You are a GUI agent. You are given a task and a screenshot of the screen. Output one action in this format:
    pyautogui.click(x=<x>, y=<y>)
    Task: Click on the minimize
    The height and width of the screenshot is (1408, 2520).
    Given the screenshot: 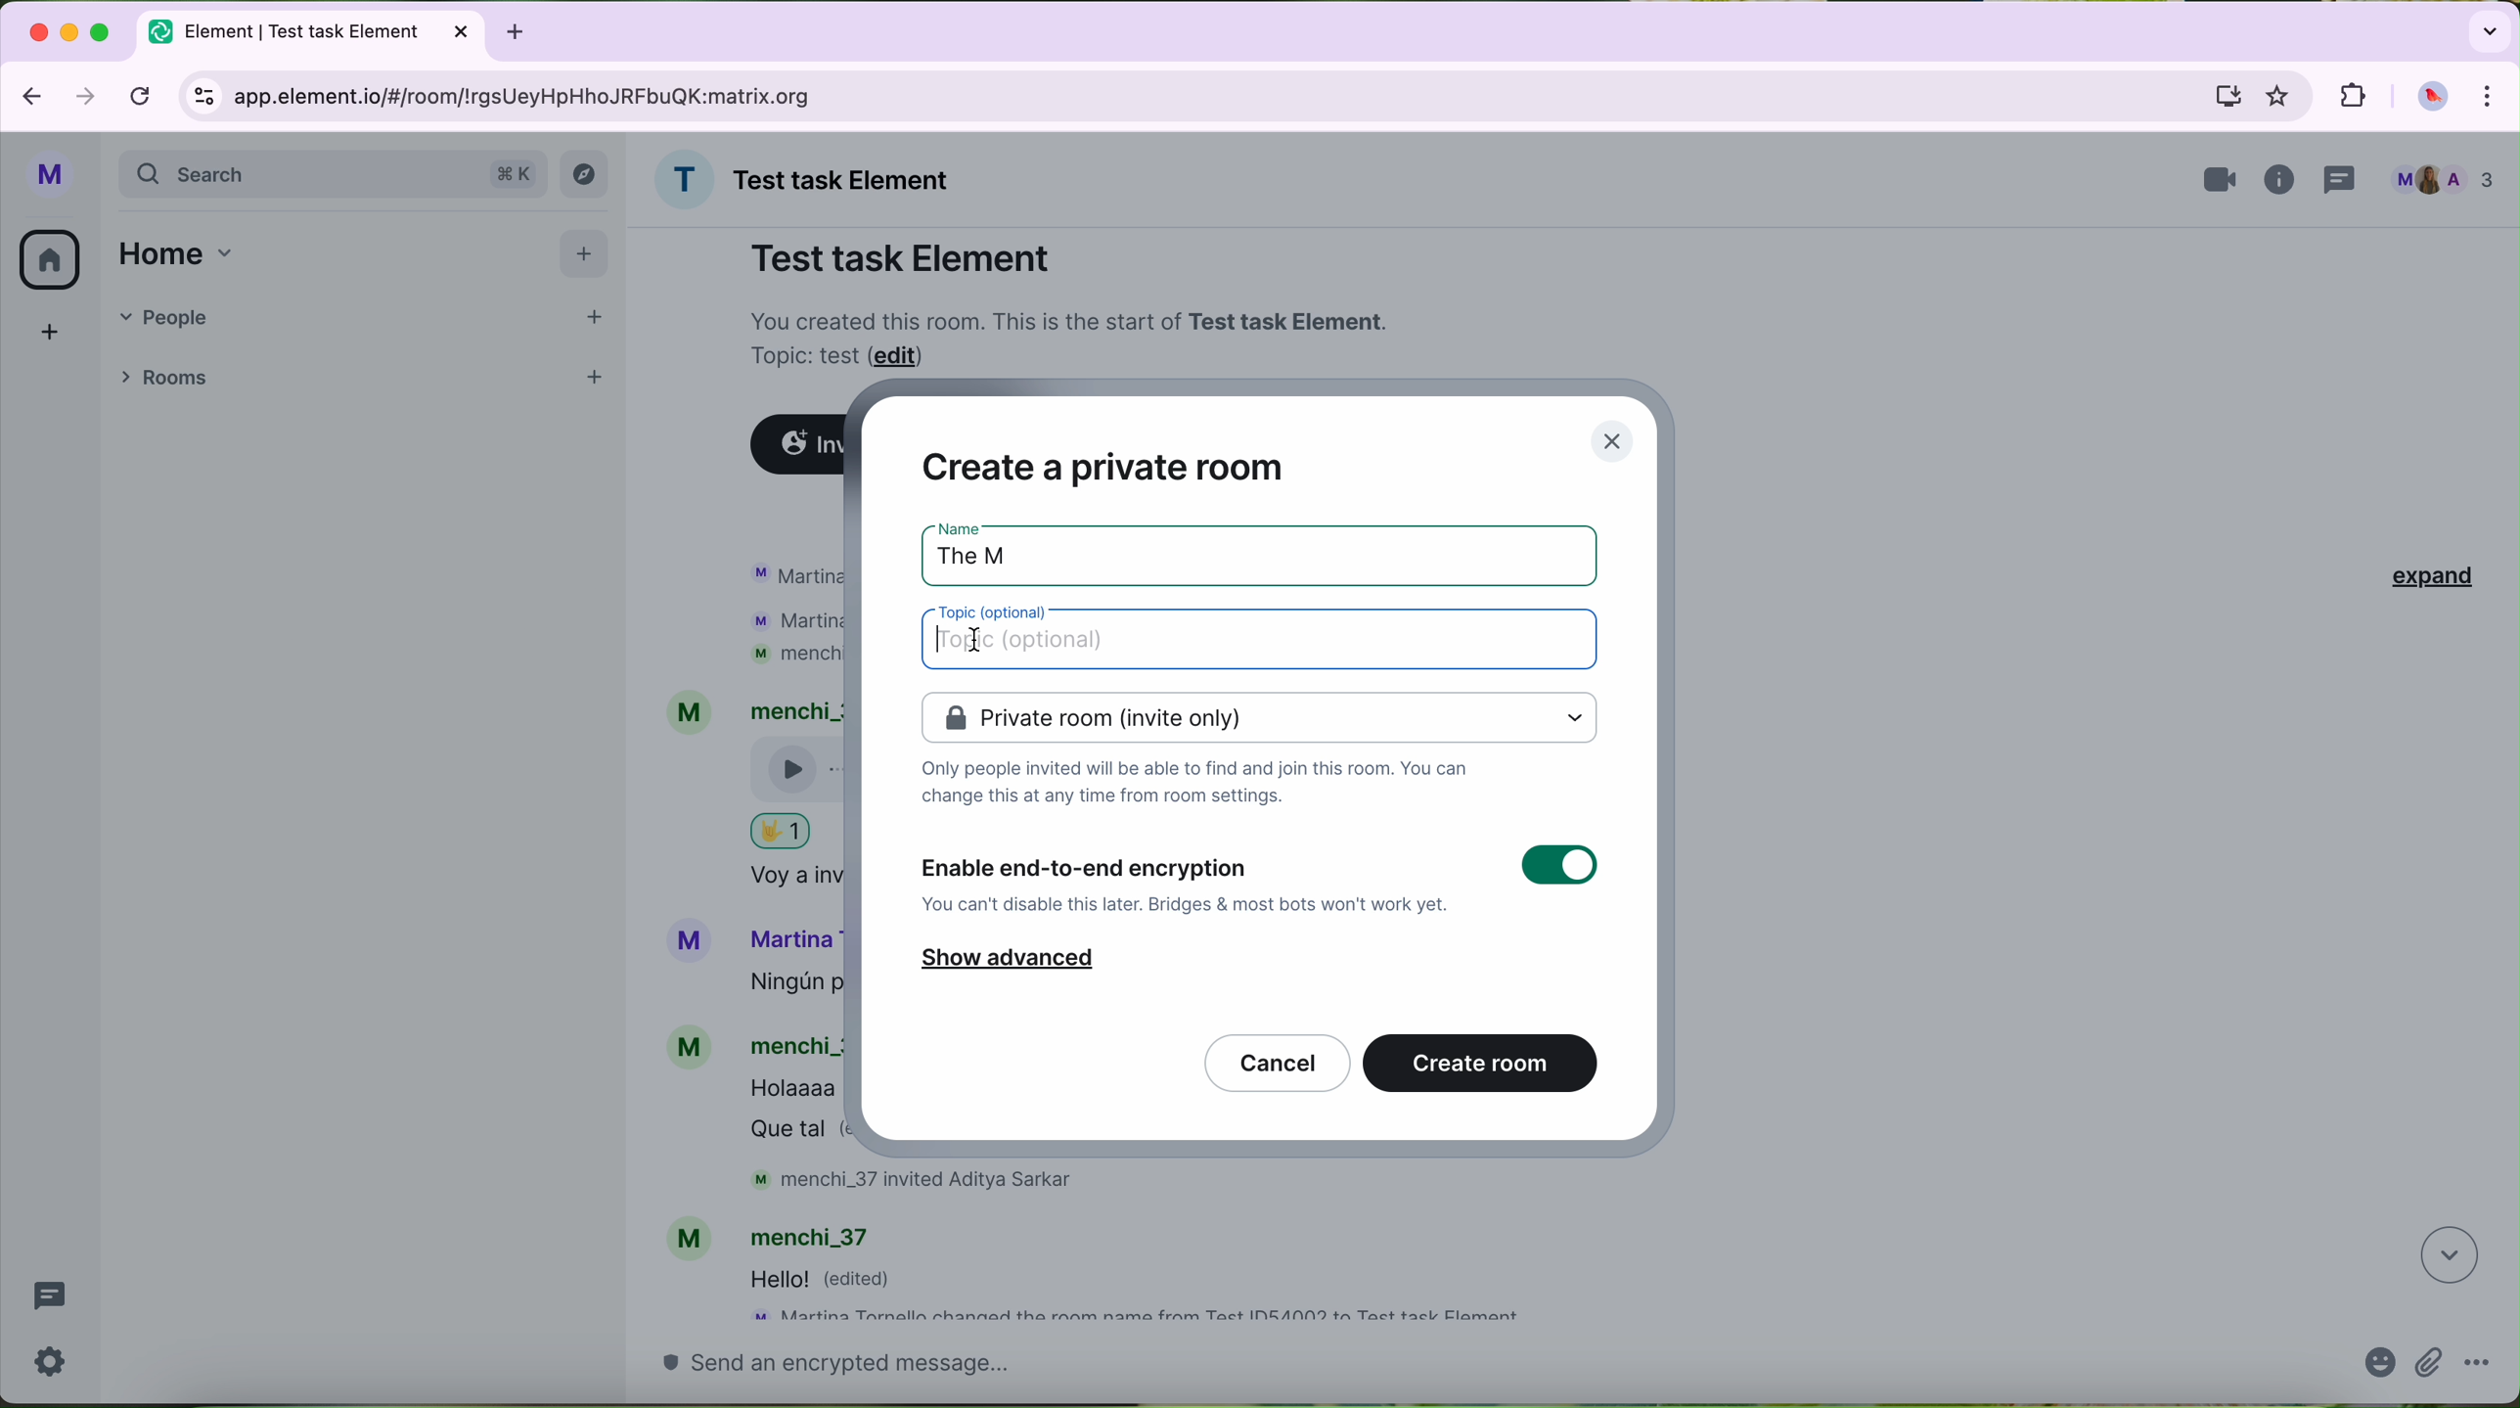 What is the action you would take?
    pyautogui.click(x=72, y=33)
    